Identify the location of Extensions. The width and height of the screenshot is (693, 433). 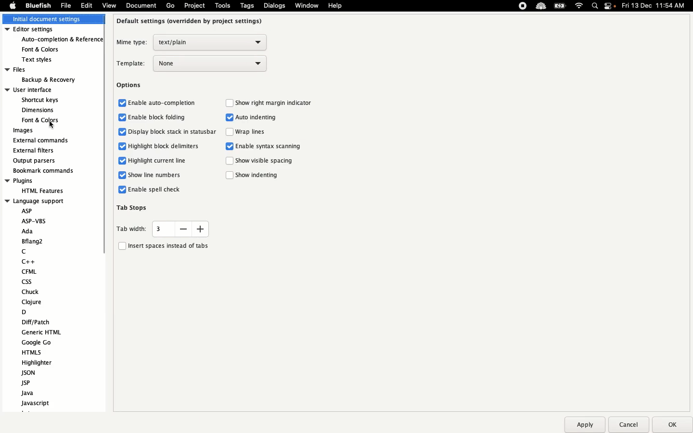
(531, 6).